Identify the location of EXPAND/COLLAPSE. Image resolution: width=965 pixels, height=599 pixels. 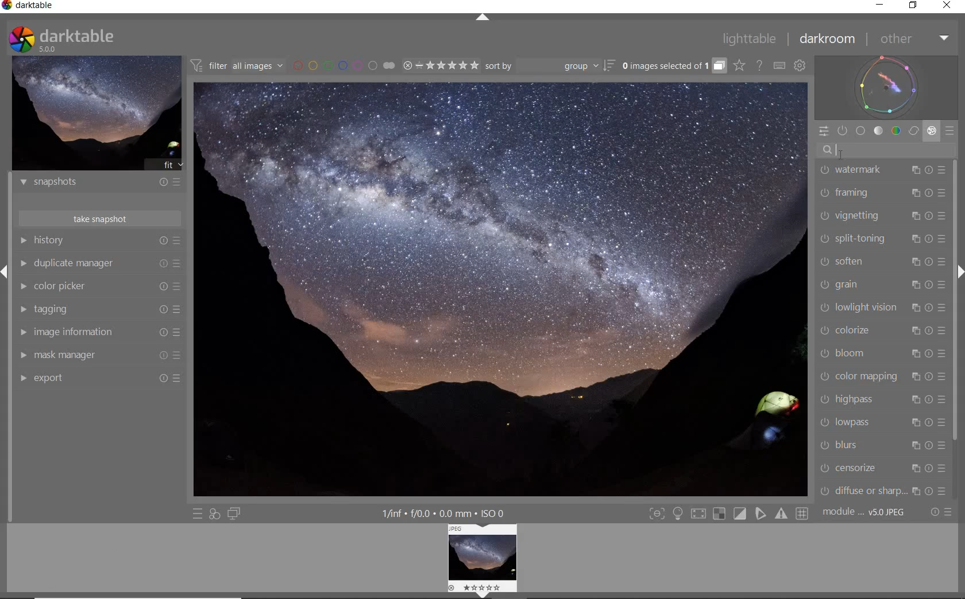
(482, 18).